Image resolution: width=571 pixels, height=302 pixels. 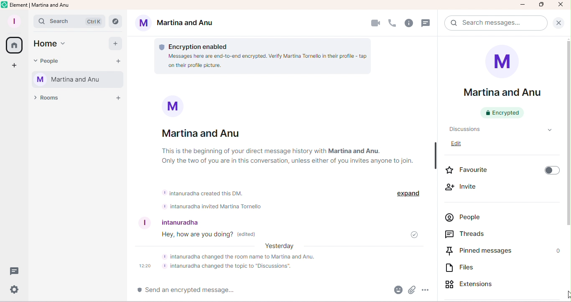 What do you see at coordinates (203, 133) in the screenshot?
I see `Martina and Anu` at bounding box center [203, 133].